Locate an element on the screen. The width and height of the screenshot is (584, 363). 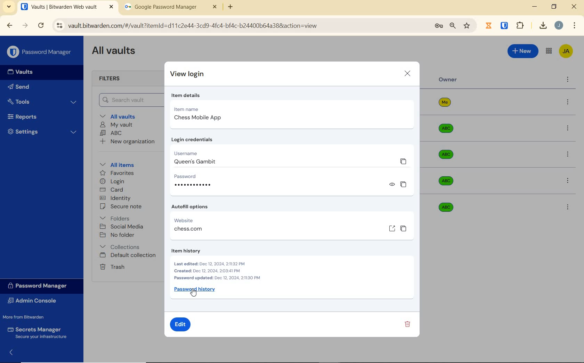
more options is located at coordinates (567, 153).